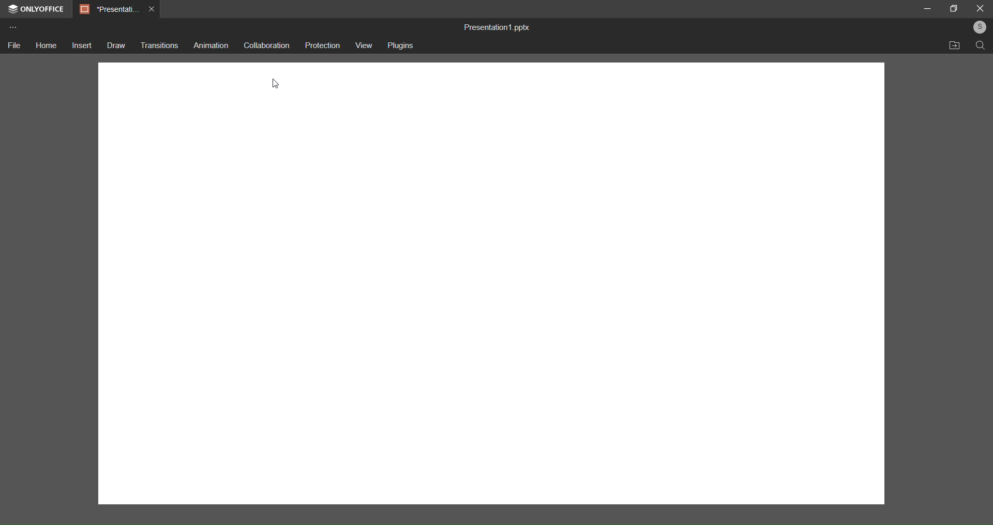  I want to click on transition, so click(158, 44).